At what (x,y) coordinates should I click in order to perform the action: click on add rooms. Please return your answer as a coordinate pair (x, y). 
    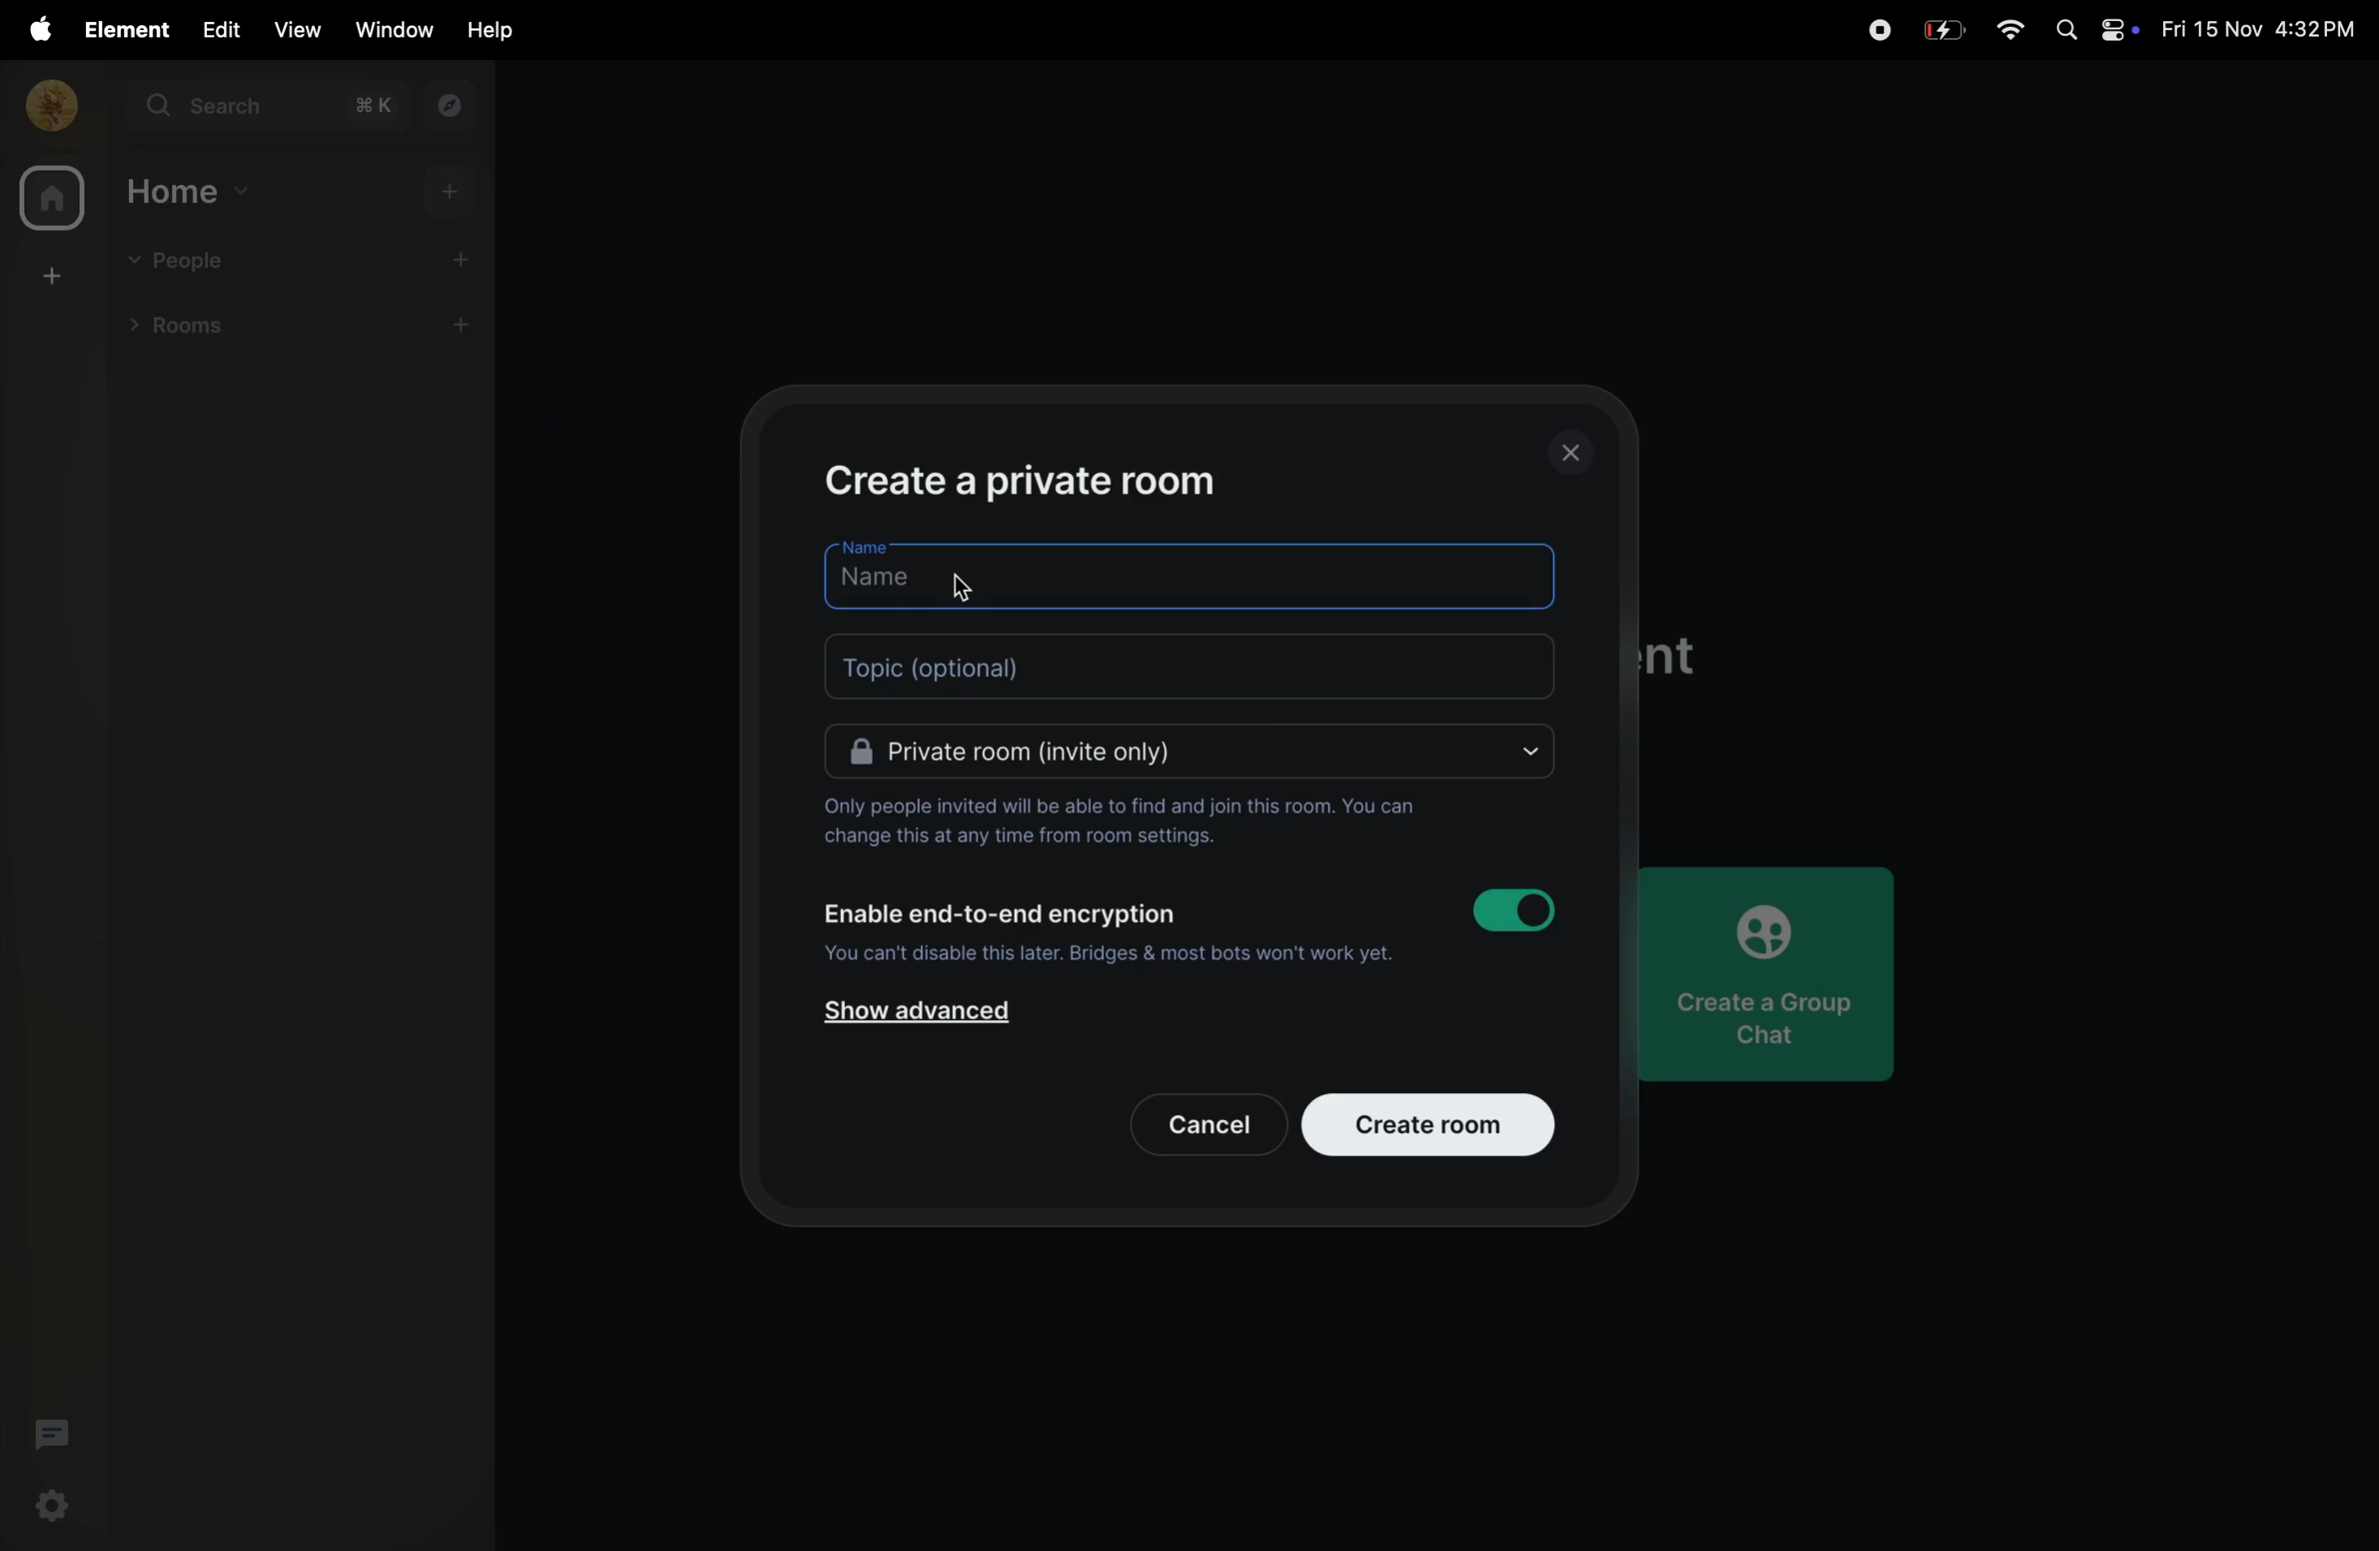
    Looking at the image, I should click on (468, 328).